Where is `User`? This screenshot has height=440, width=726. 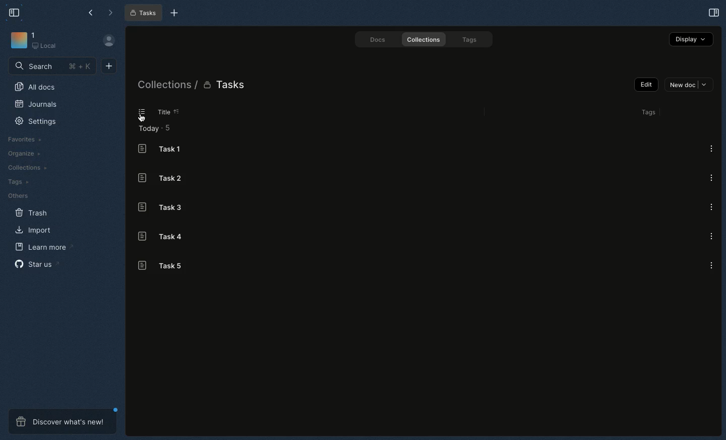
User is located at coordinates (109, 42).